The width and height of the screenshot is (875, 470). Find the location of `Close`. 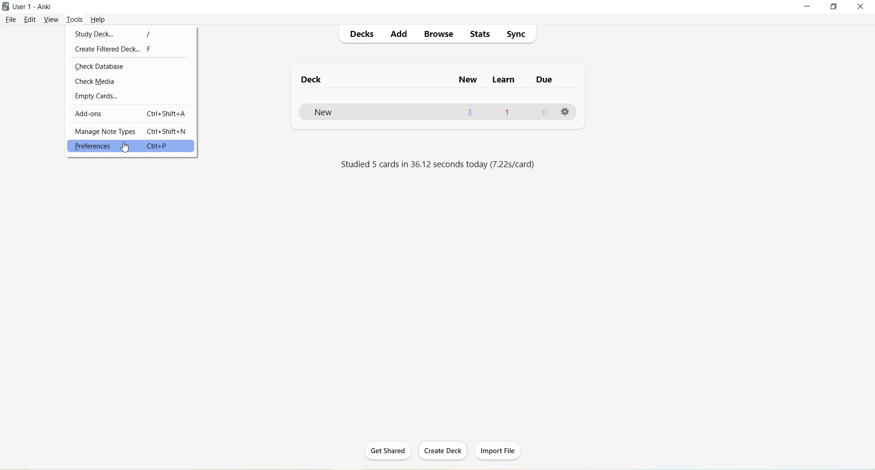

Close is located at coordinates (863, 7).